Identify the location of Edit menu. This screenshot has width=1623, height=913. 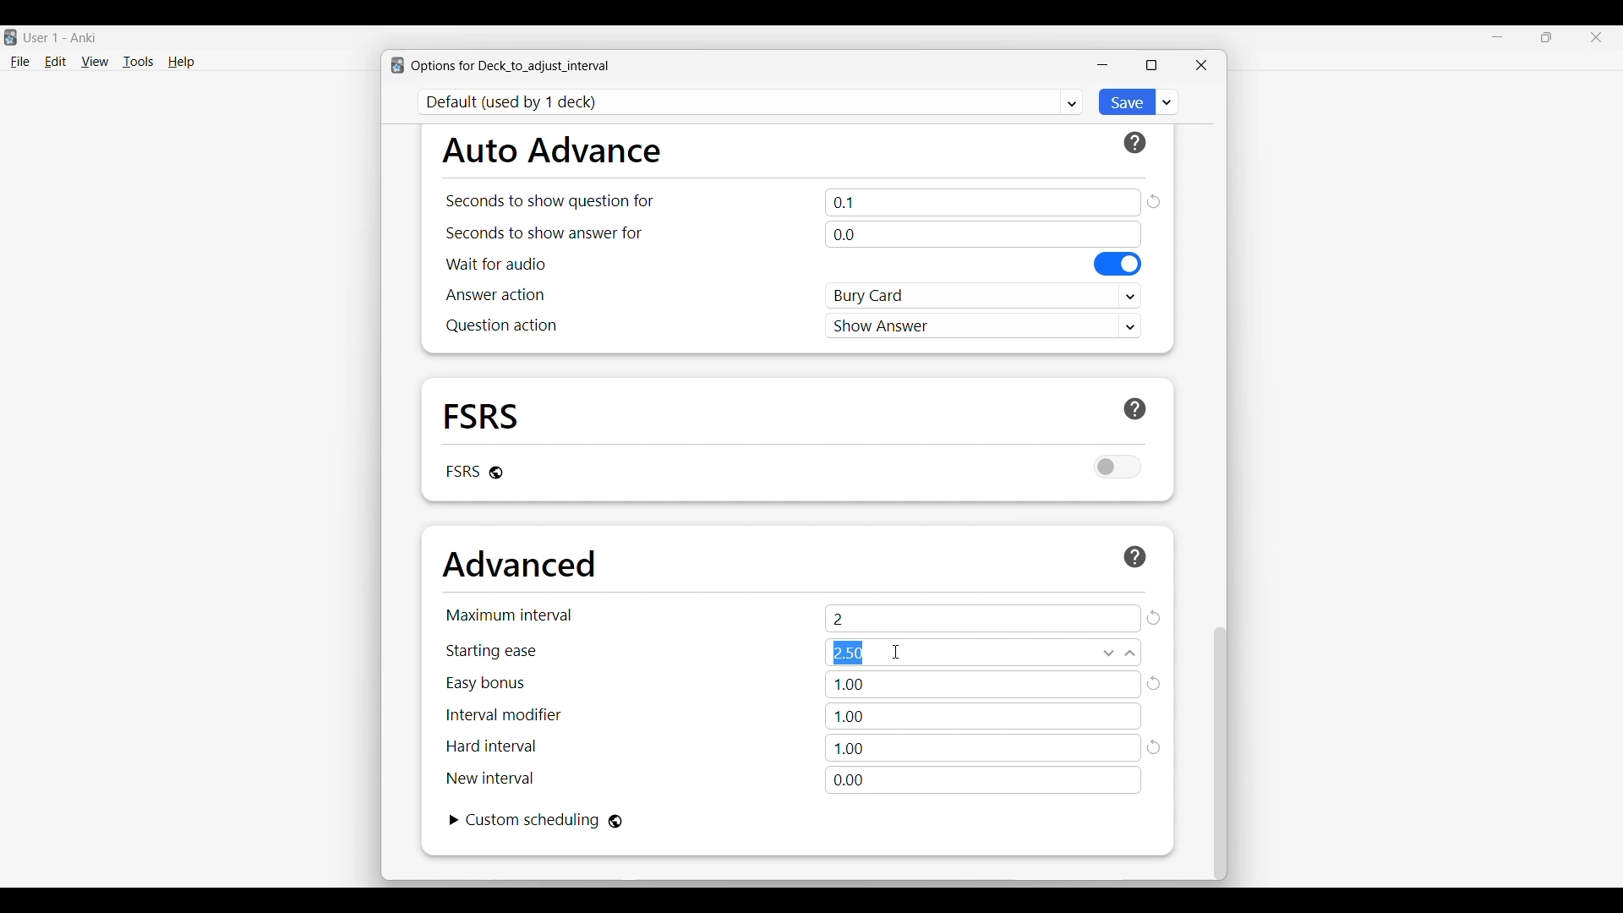
(56, 63).